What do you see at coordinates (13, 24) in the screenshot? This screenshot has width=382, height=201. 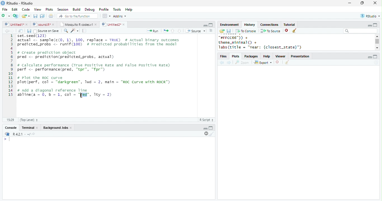 I see `Untitled 1` at bounding box center [13, 24].